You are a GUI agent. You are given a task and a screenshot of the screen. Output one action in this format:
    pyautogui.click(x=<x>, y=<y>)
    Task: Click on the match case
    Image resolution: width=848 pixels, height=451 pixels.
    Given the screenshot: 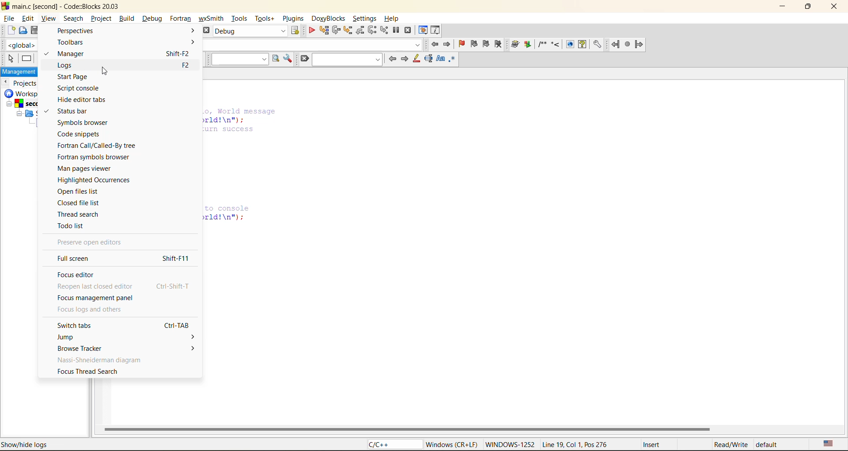 What is the action you would take?
    pyautogui.click(x=439, y=59)
    